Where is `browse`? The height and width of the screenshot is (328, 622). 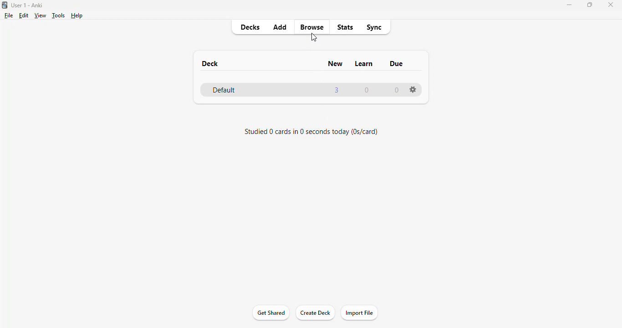 browse is located at coordinates (312, 27).